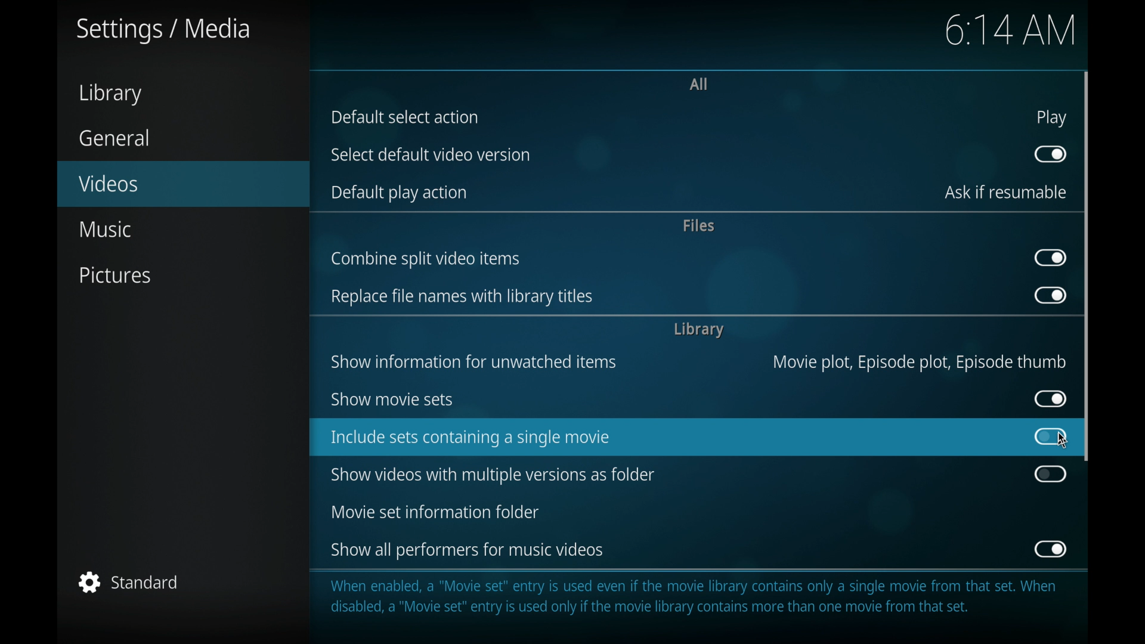 The image size is (1145, 644). Describe the element at coordinates (1062, 439) in the screenshot. I see `cursor` at that location.